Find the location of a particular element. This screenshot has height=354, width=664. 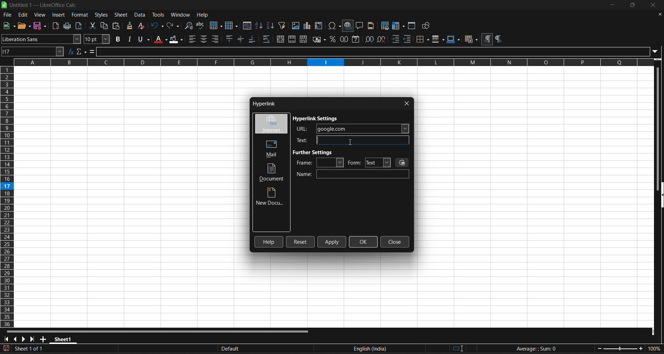

minimize is located at coordinates (613, 5).